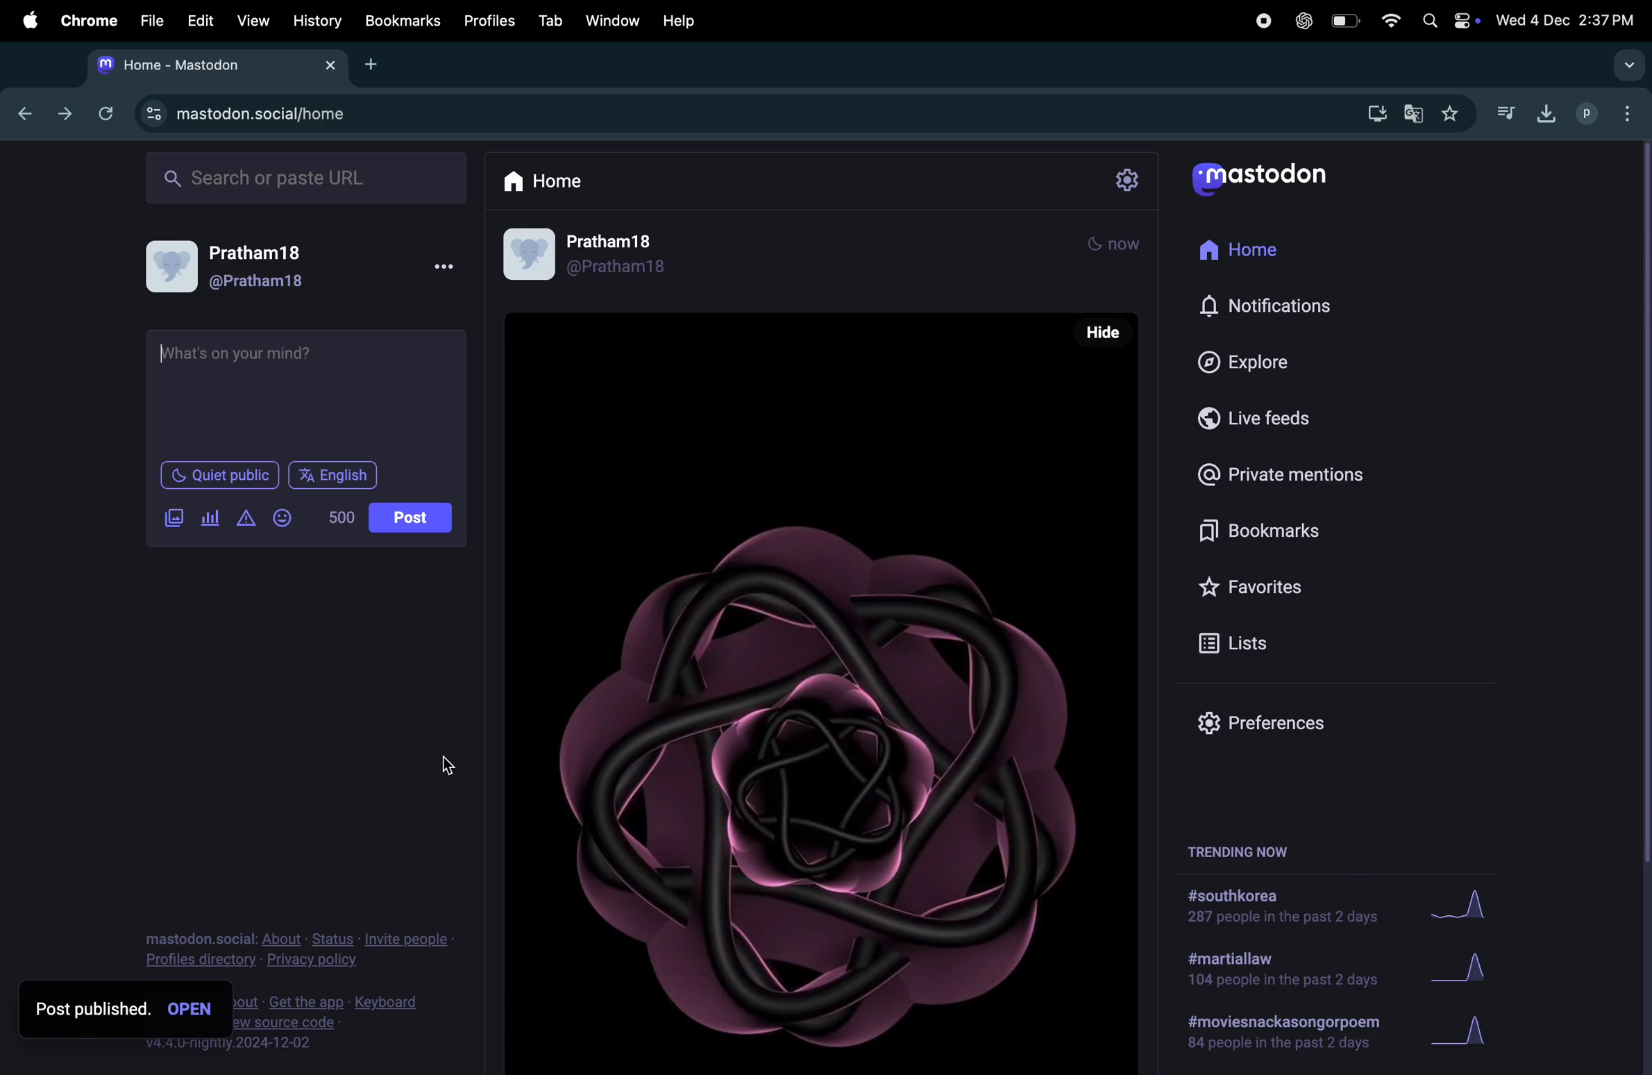  What do you see at coordinates (1285, 970) in the screenshot?
I see `#martial flow` at bounding box center [1285, 970].